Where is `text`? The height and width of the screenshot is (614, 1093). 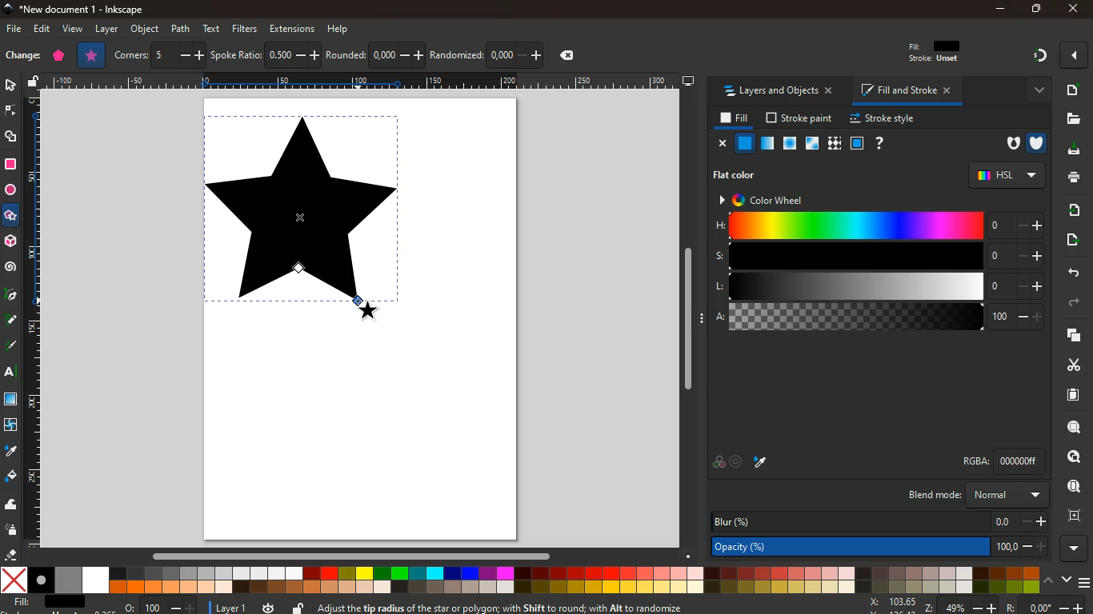 text is located at coordinates (213, 29).